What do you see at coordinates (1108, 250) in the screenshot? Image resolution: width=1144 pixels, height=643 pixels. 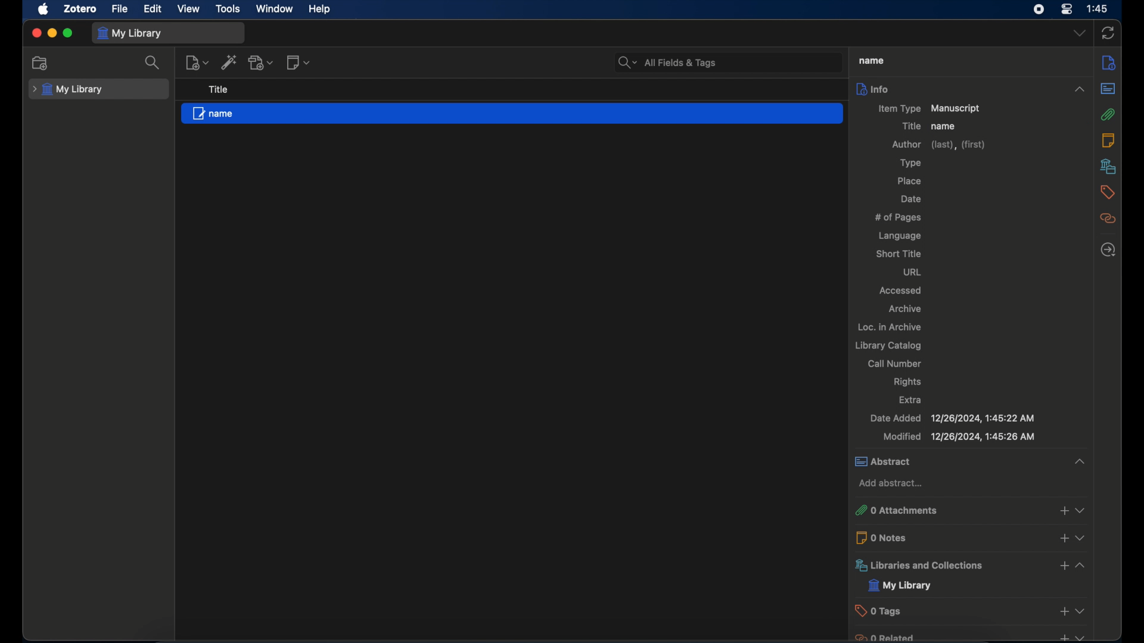 I see `locate` at bounding box center [1108, 250].